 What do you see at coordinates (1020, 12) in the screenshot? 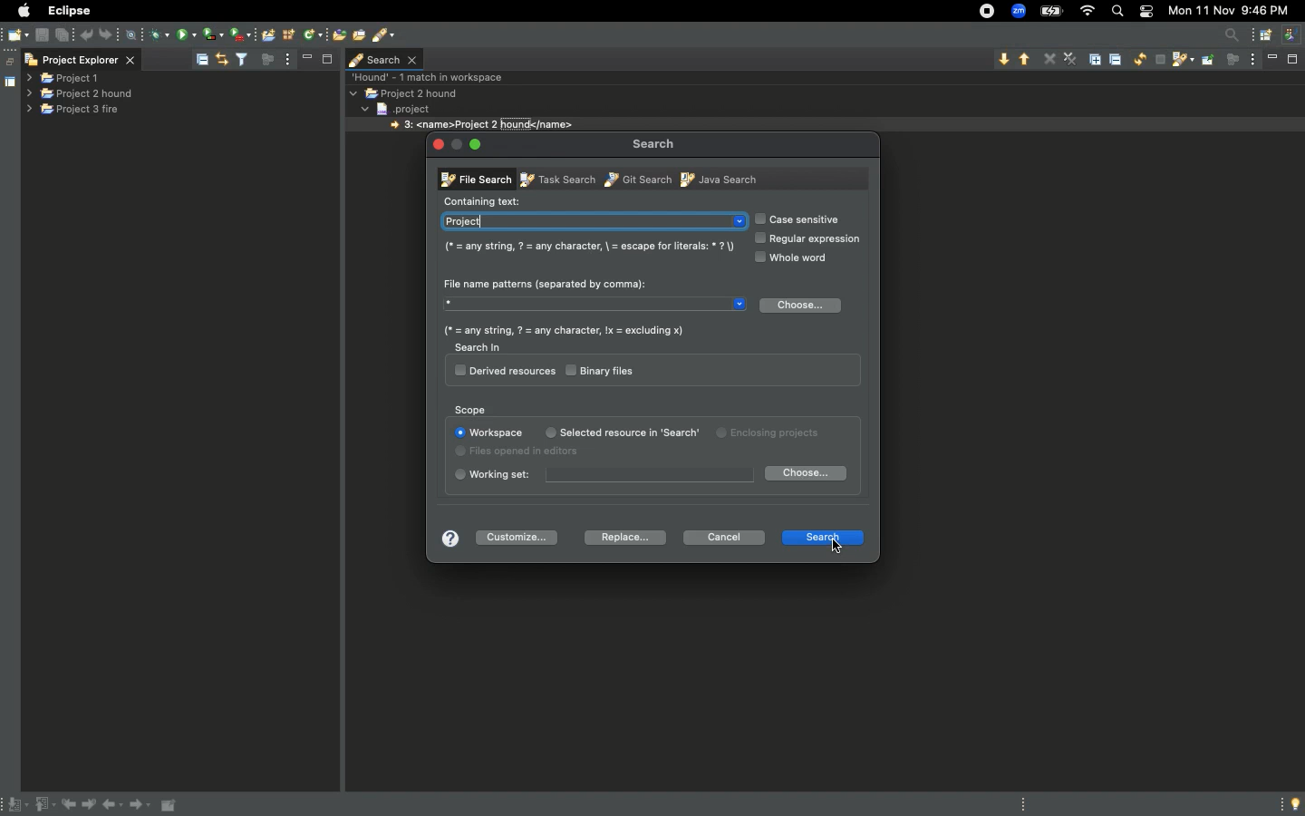
I see `zoom` at bounding box center [1020, 12].